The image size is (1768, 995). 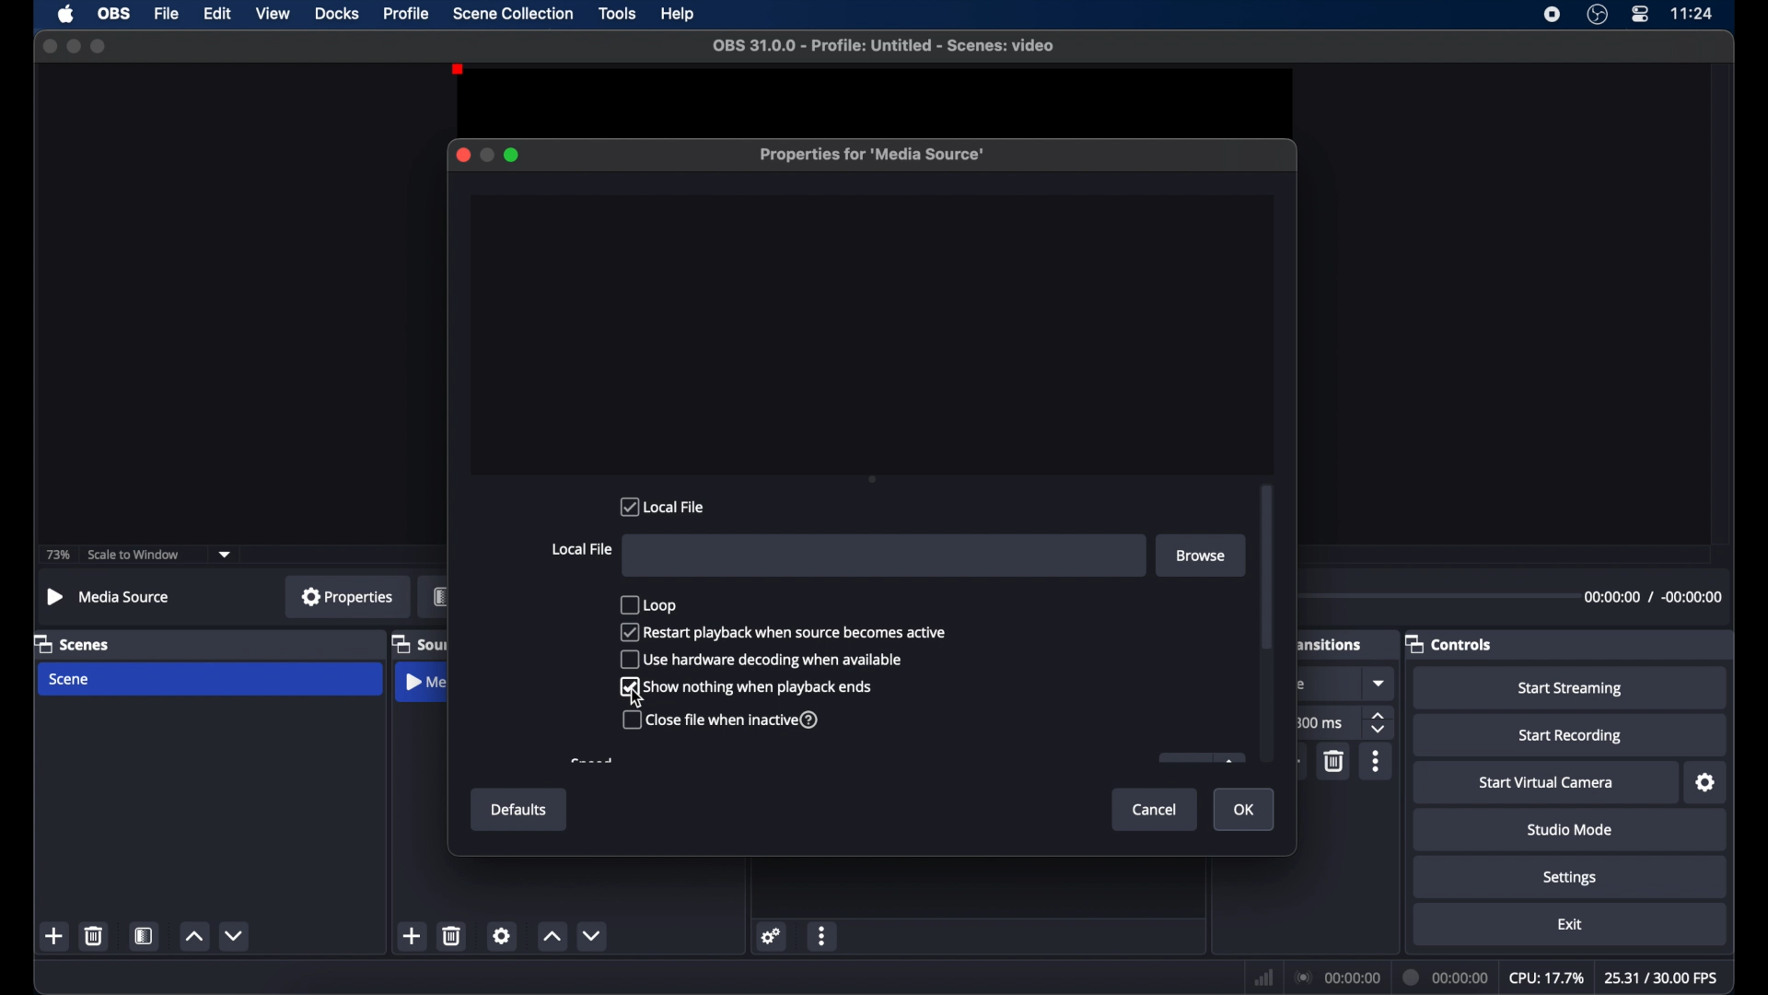 What do you see at coordinates (722, 720) in the screenshot?
I see `close file when inactive` at bounding box center [722, 720].